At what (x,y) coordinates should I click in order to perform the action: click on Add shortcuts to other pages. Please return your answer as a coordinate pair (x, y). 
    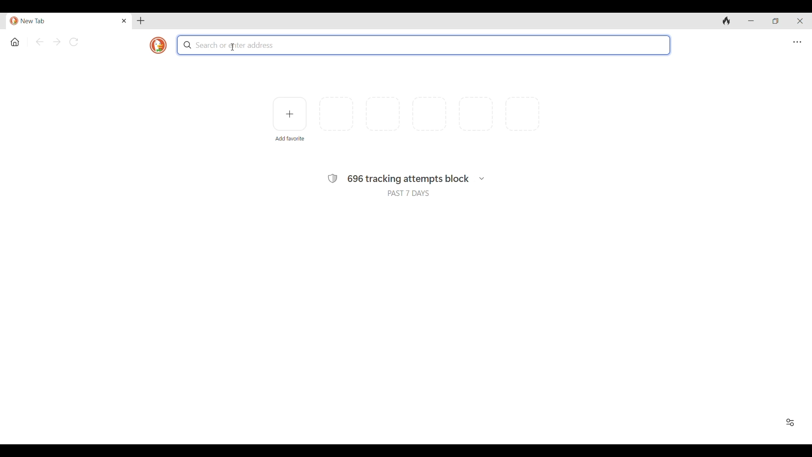
    Looking at the image, I should click on (289, 114).